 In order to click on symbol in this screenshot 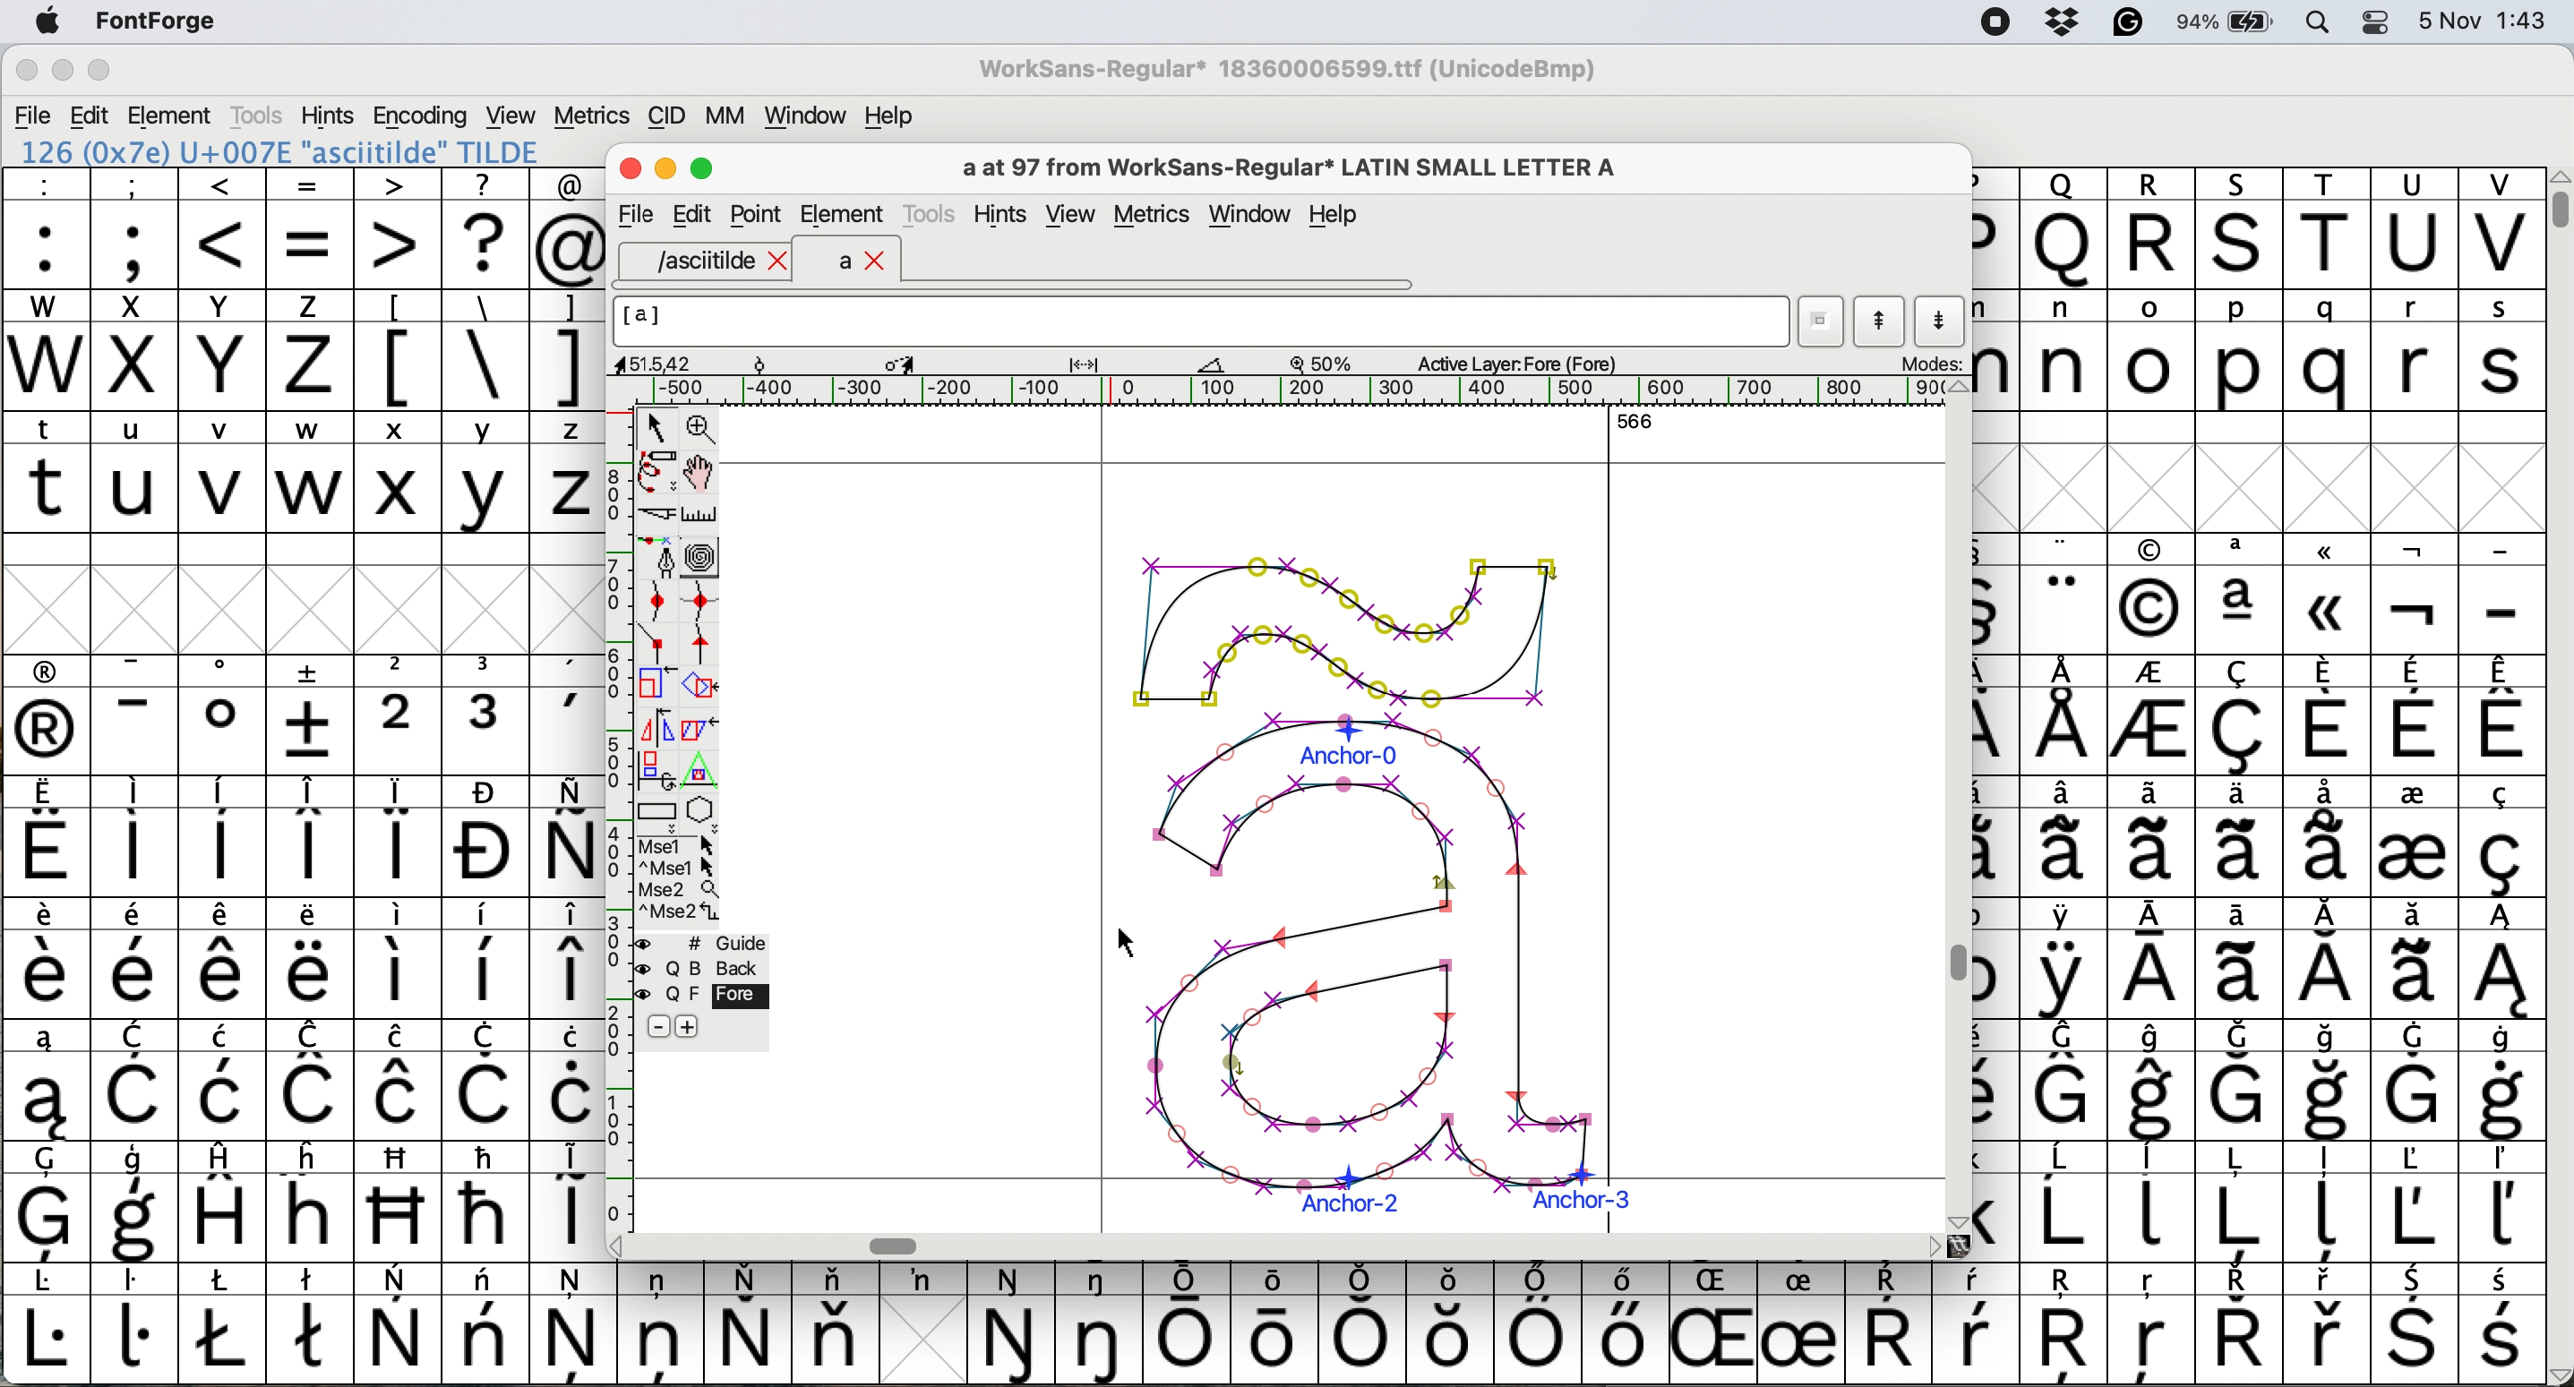, I will do `click(487, 1080)`.